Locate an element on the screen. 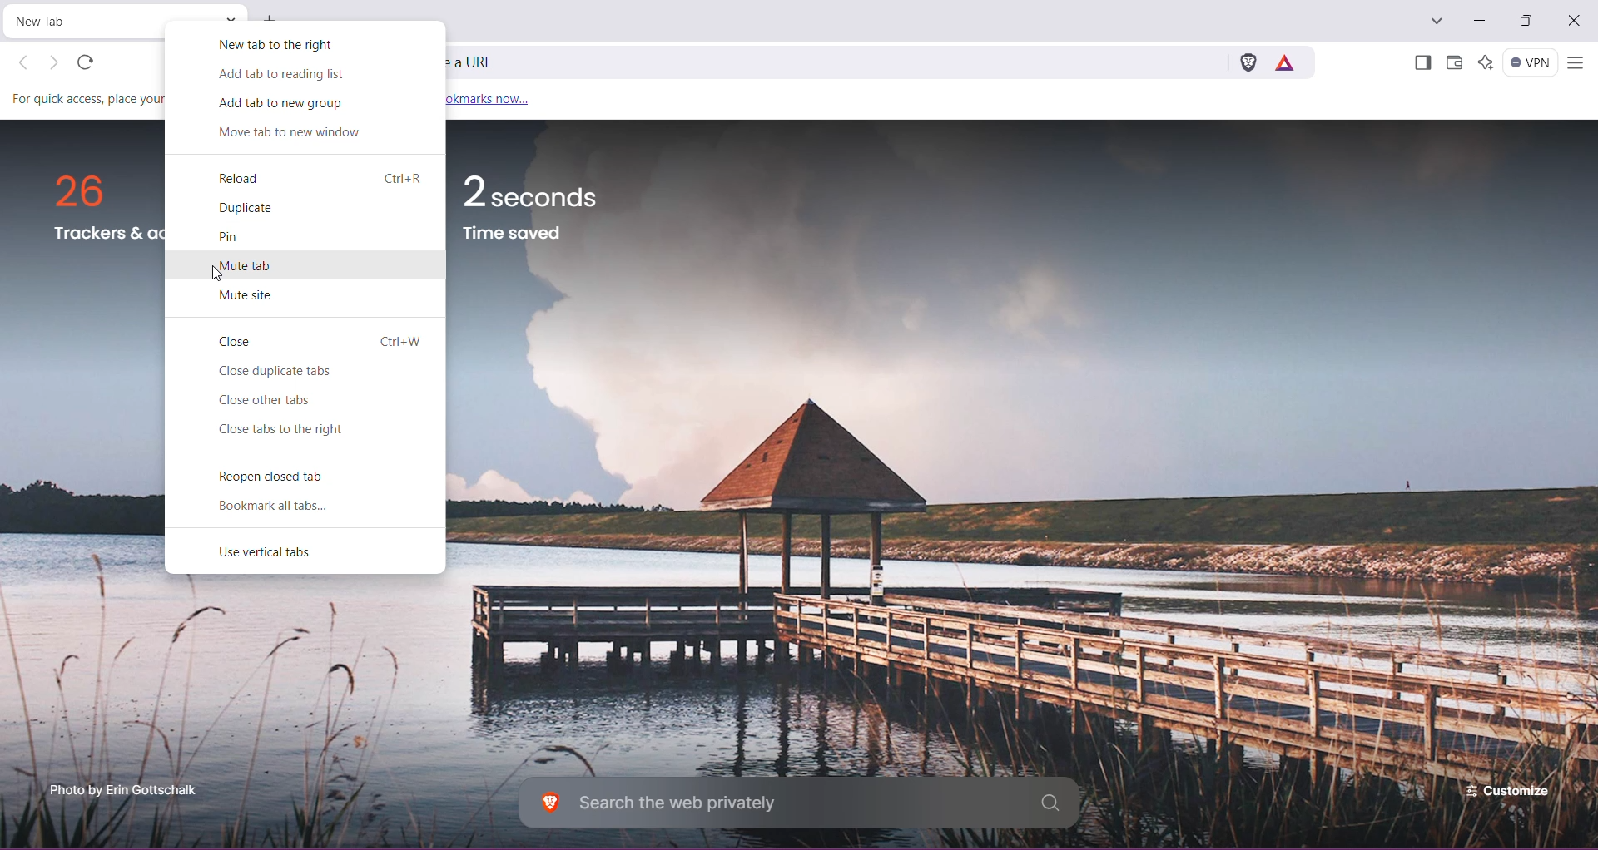 The width and height of the screenshot is (1598, 850). Search the web privately is located at coordinates (797, 803).